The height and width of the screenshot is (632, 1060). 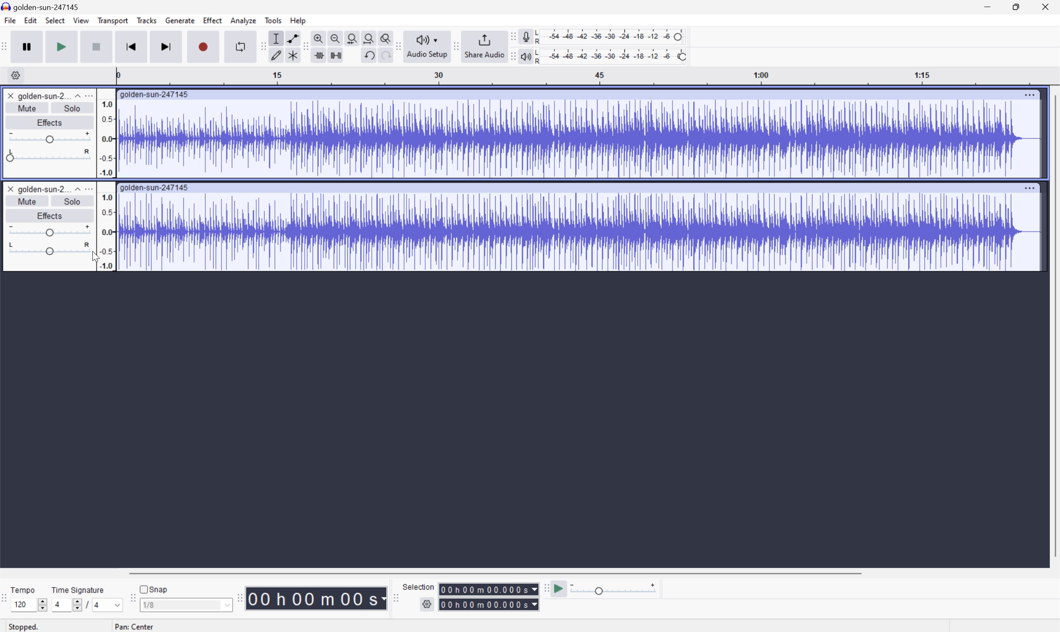 I want to click on Slider, so click(x=50, y=231).